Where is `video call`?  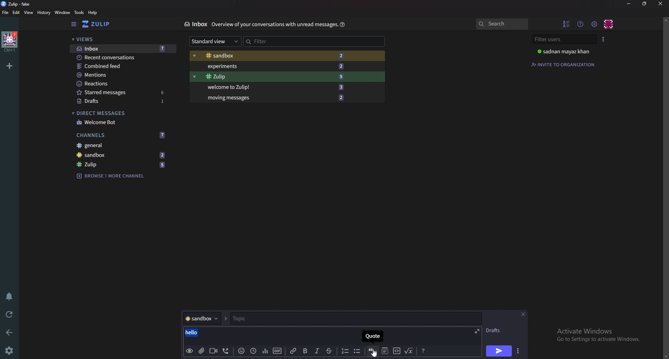
video call is located at coordinates (213, 351).